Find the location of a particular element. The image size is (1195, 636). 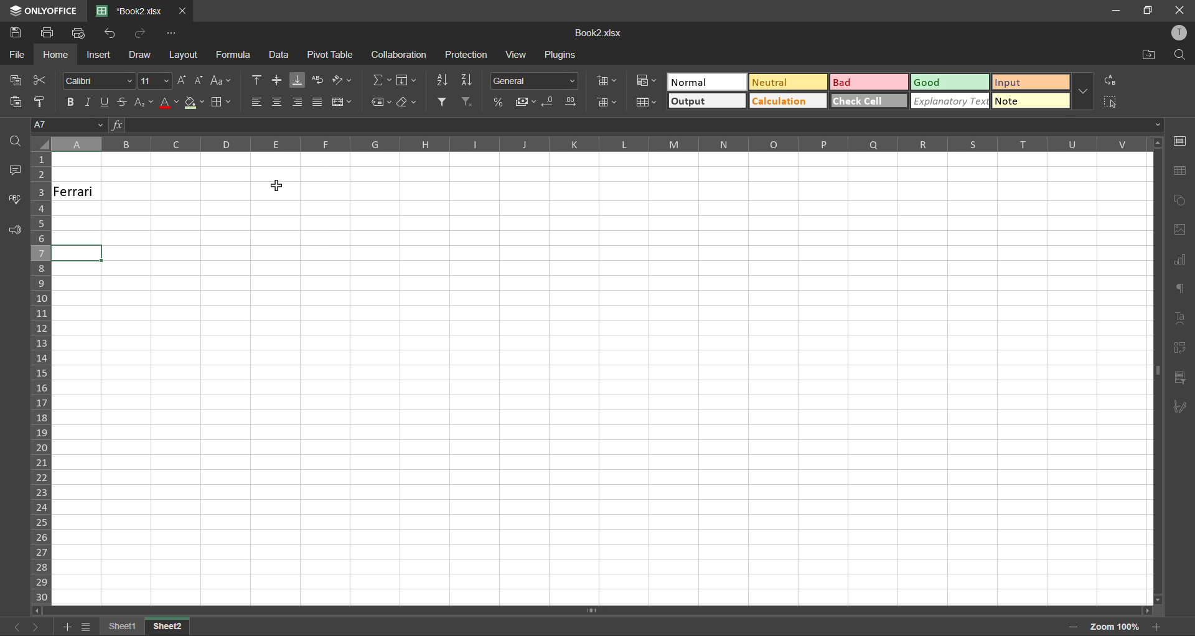

align center is located at coordinates (278, 101).